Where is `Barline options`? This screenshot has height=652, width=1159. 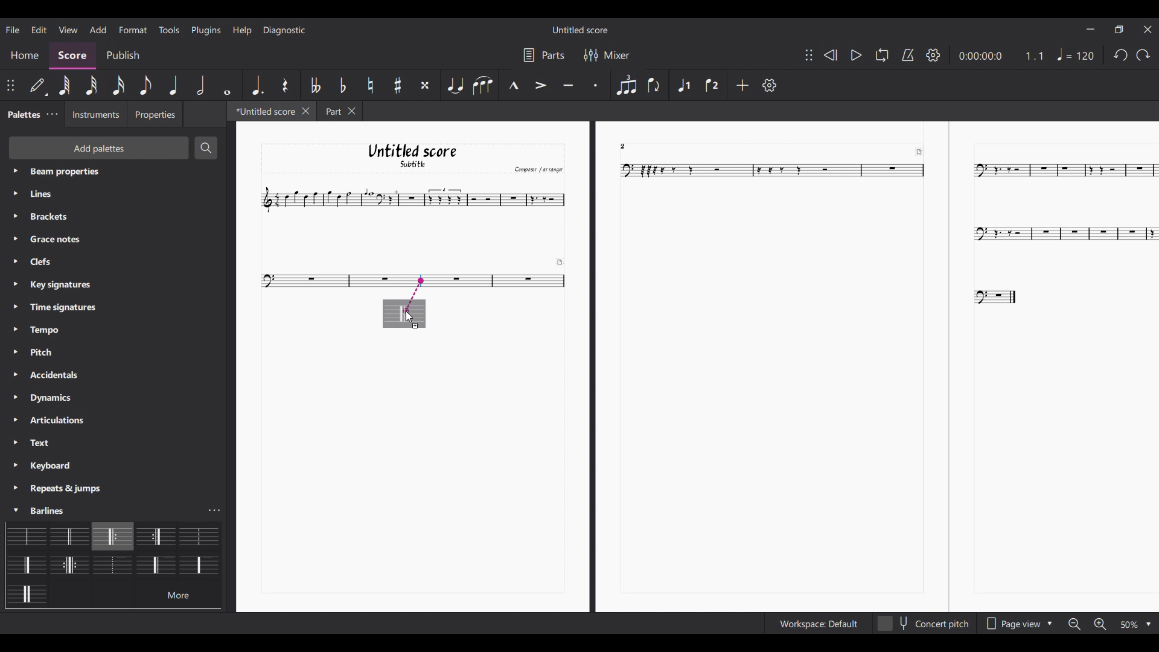
Barline options is located at coordinates (28, 564).